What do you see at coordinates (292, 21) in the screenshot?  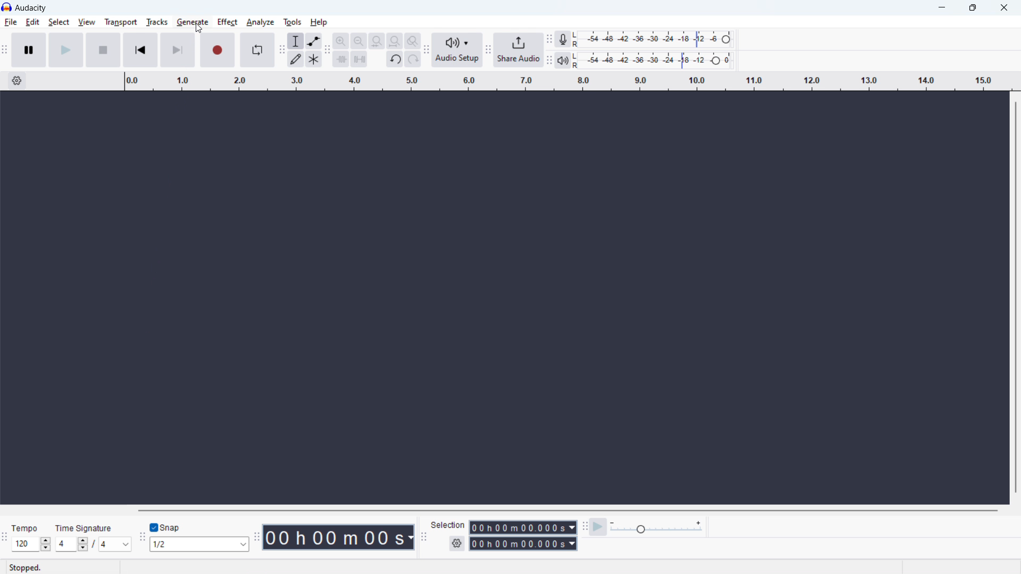 I see `tools` at bounding box center [292, 21].